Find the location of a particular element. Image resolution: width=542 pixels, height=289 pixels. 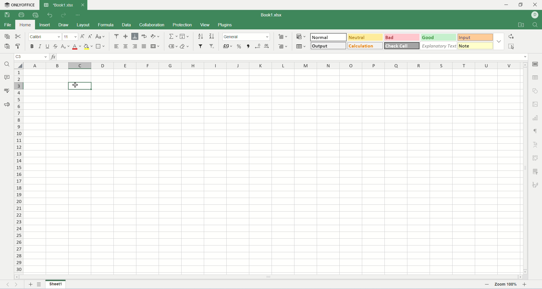

filter is located at coordinates (201, 46).